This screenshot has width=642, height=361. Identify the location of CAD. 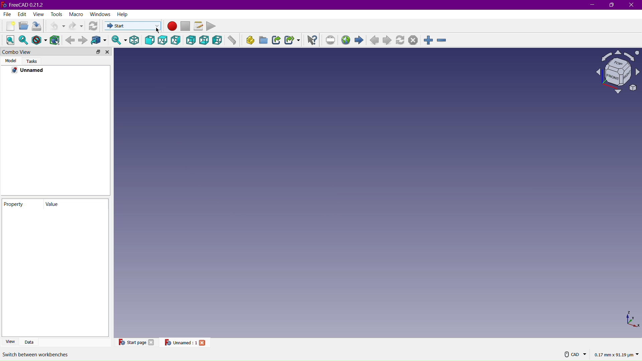
(575, 354).